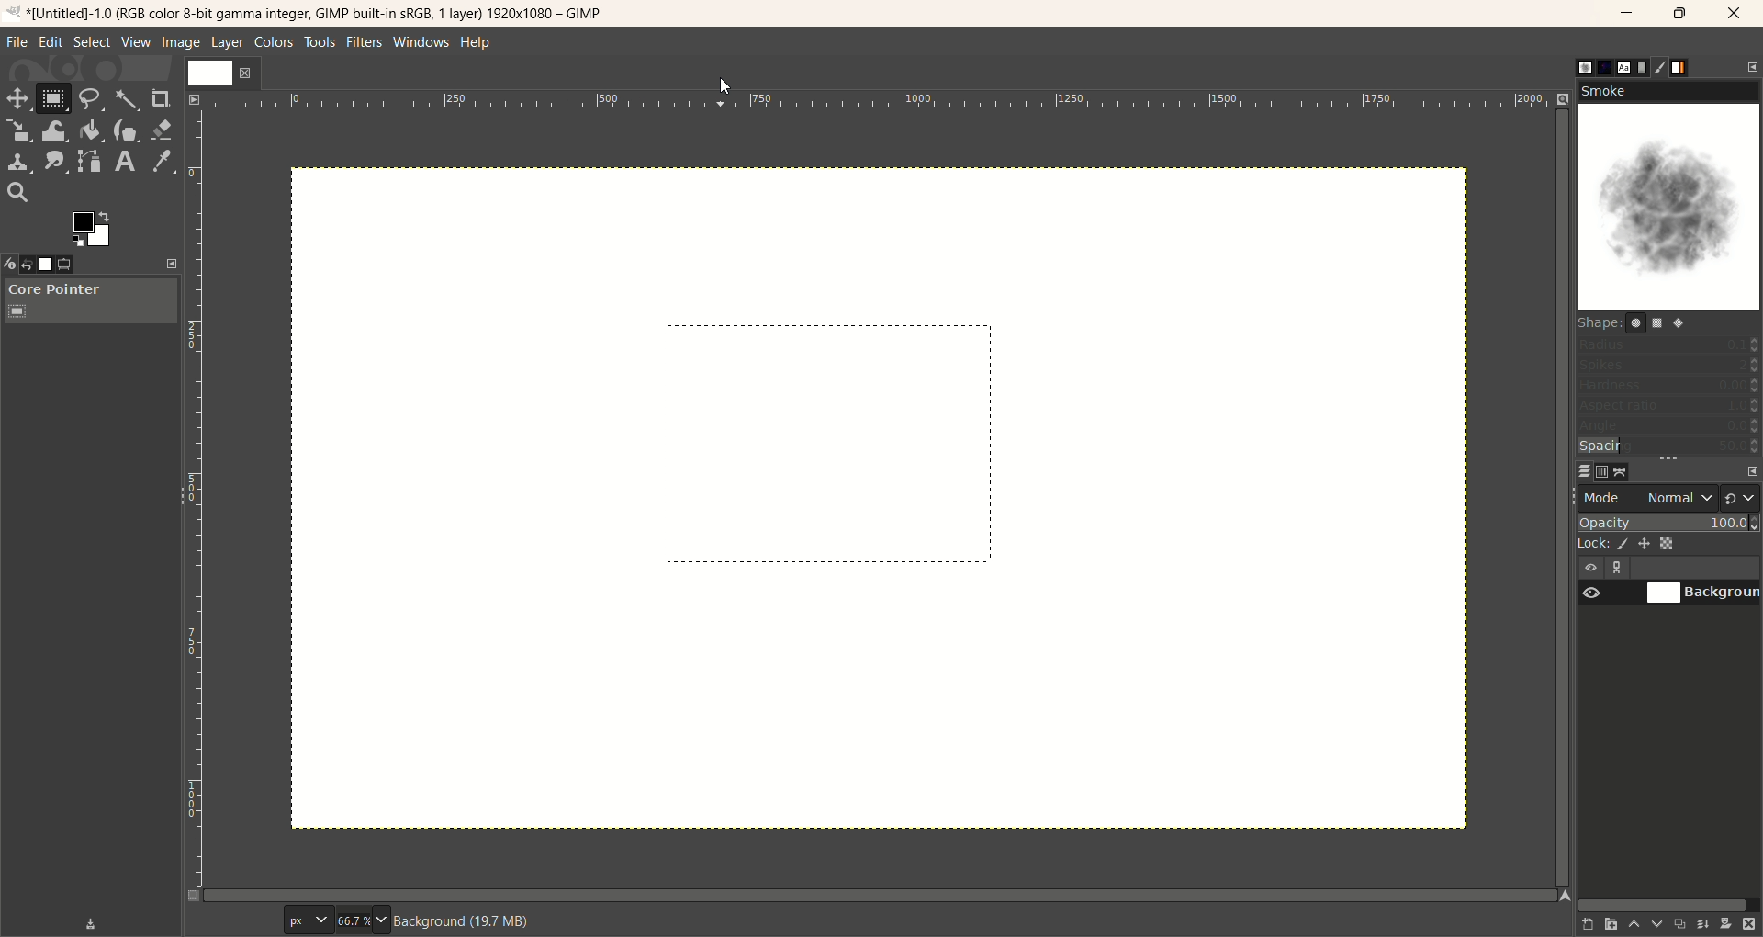 The width and height of the screenshot is (1763, 937). Describe the element at coordinates (1750, 67) in the screenshot. I see `configure this tab` at that location.